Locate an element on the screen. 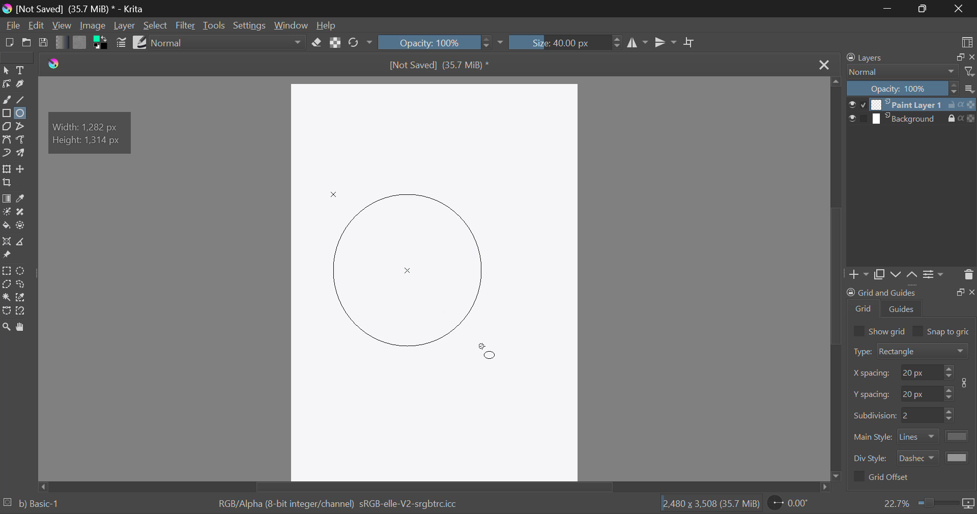 This screenshot has height=514, width=977. Choose Workspace is located at coordinates (966, 42).